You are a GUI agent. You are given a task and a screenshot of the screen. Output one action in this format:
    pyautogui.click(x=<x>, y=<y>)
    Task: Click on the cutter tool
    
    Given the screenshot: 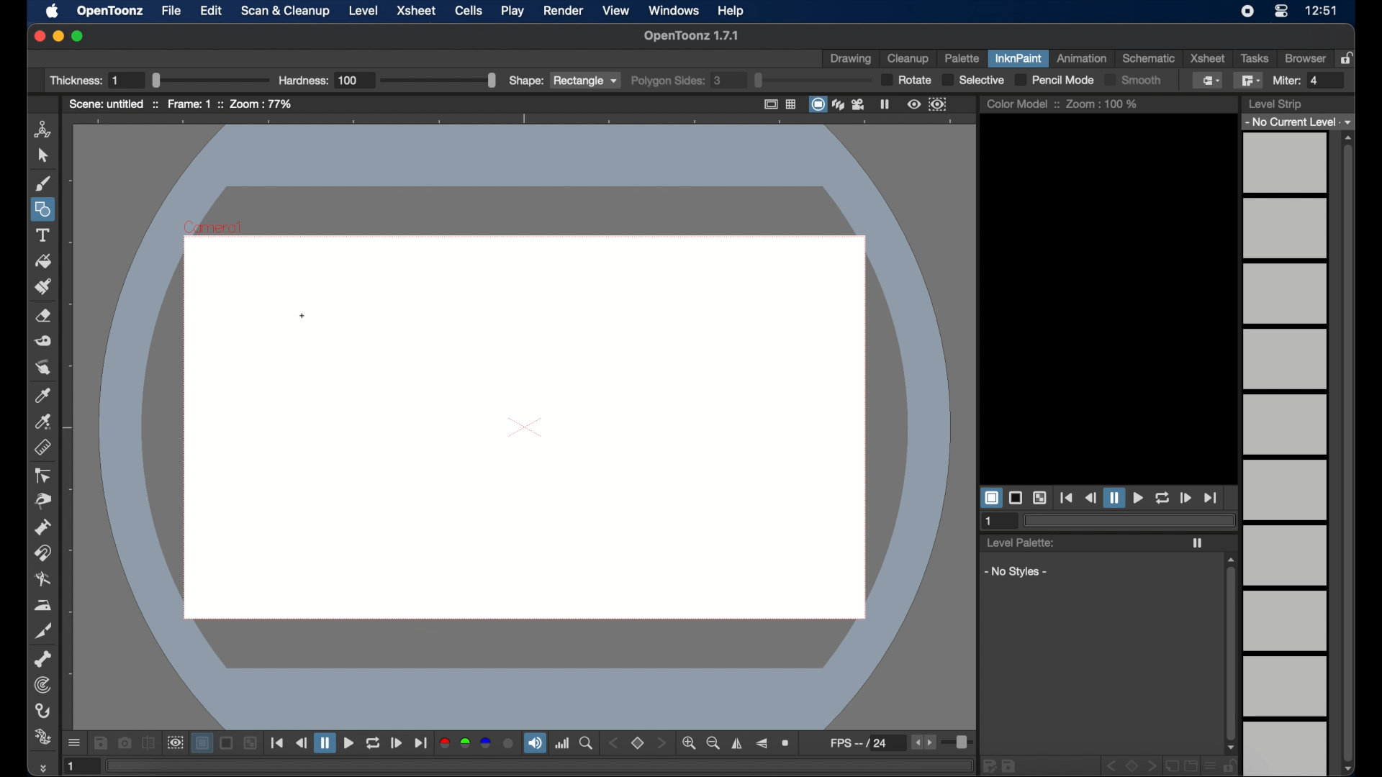 What is the action you would take?
    pyautogui.click(x=43, y=631)
    